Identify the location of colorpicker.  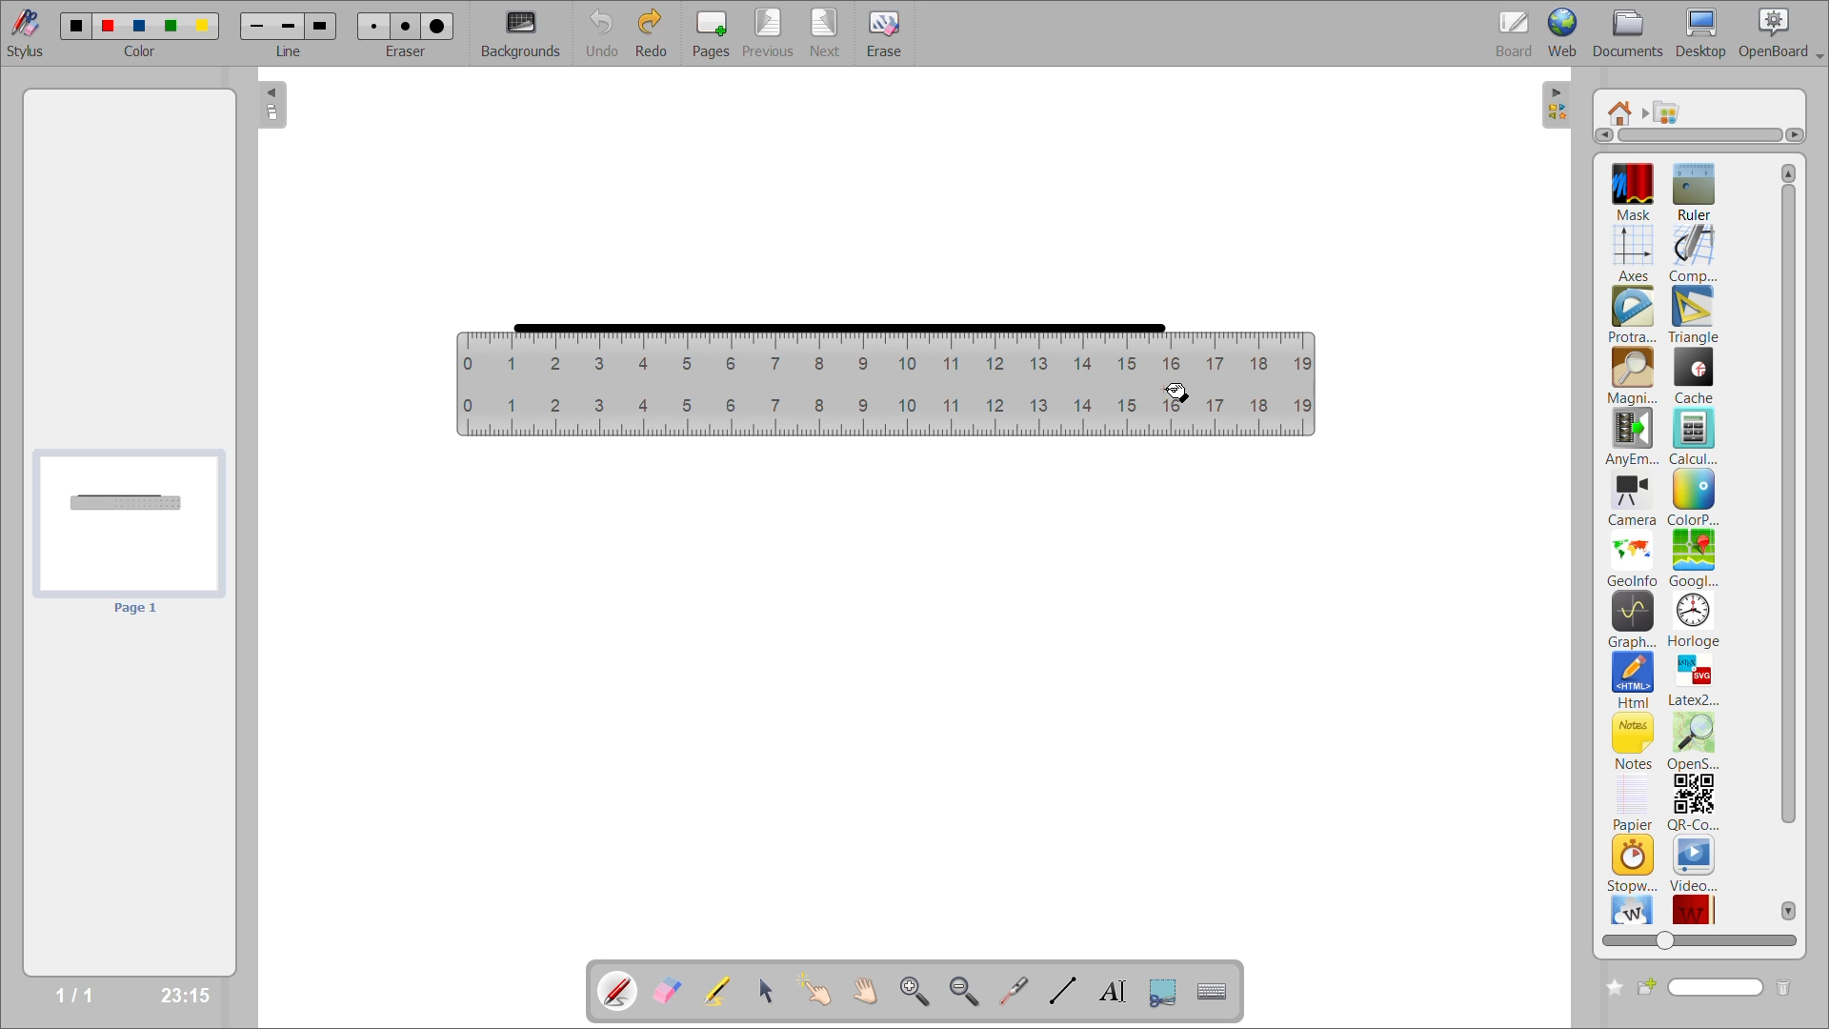
(1693, 497).